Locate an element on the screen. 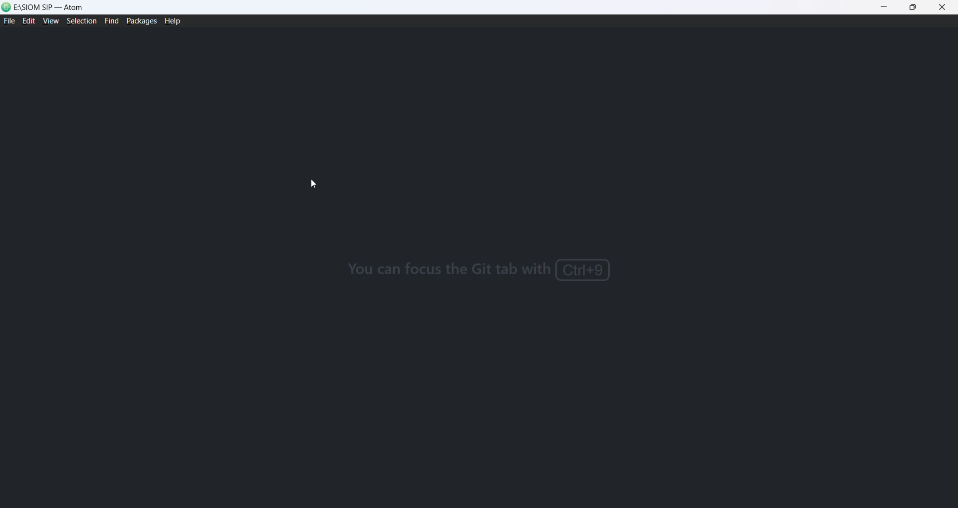 This screenshot has width=958, height=508. close is located at coordinates (943, 8).